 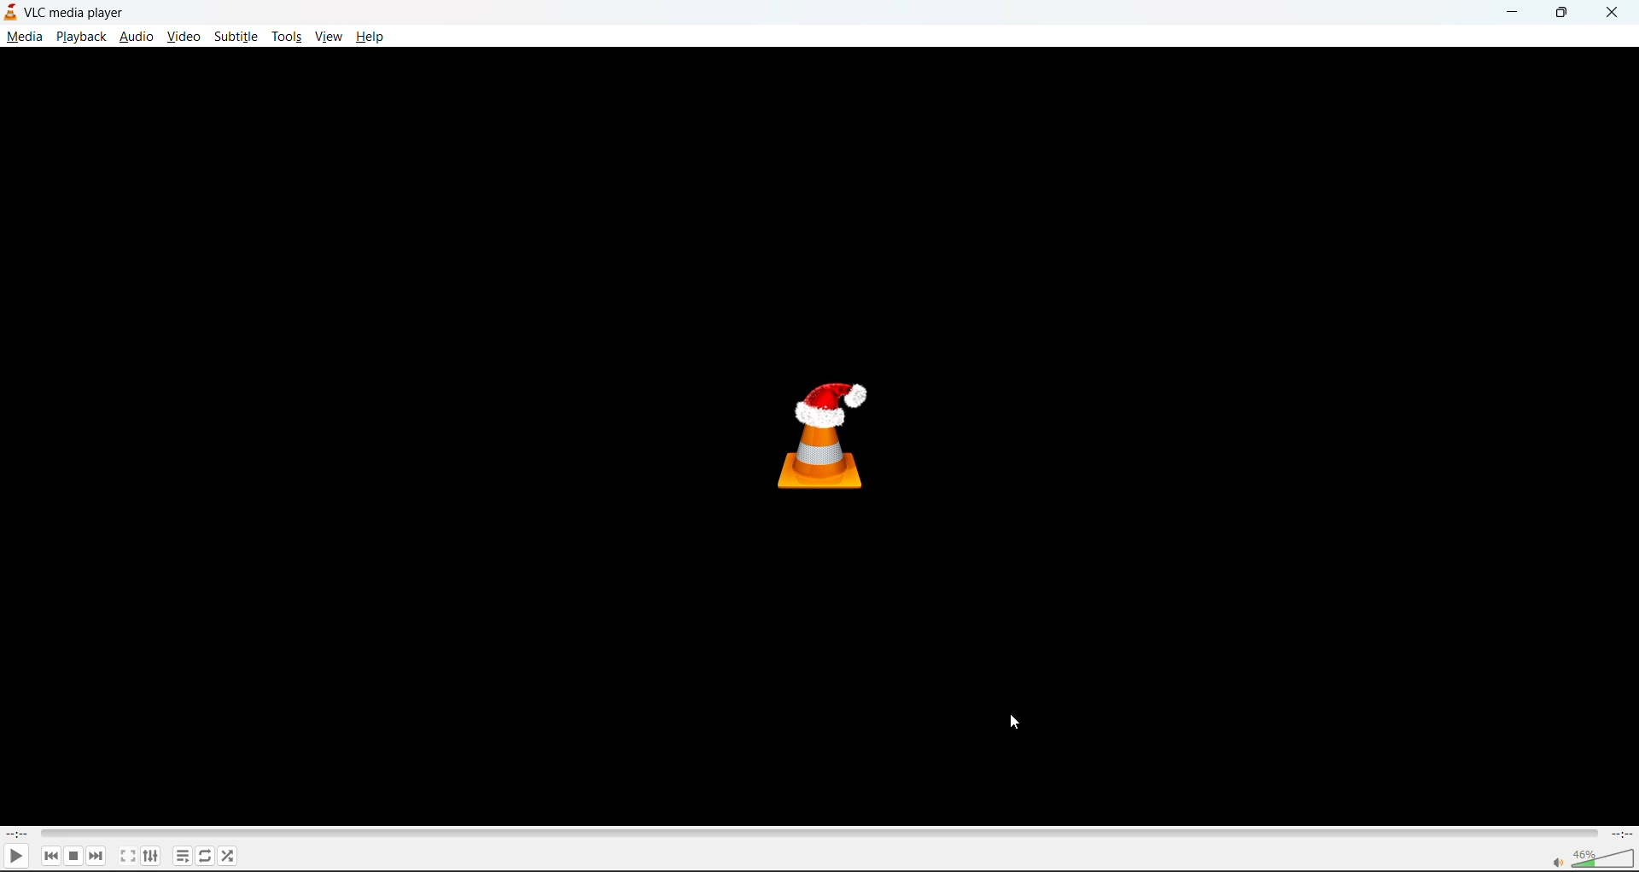 I want to click on cursor, so click(x=1013, y=723).